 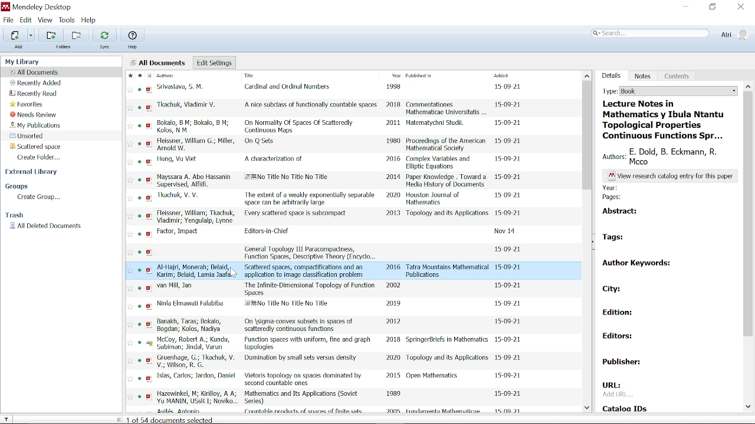 What do you see at coordinates (668, 91) in the screenshot?
I see `Type of the current folder` at bounding box center [668, 91].